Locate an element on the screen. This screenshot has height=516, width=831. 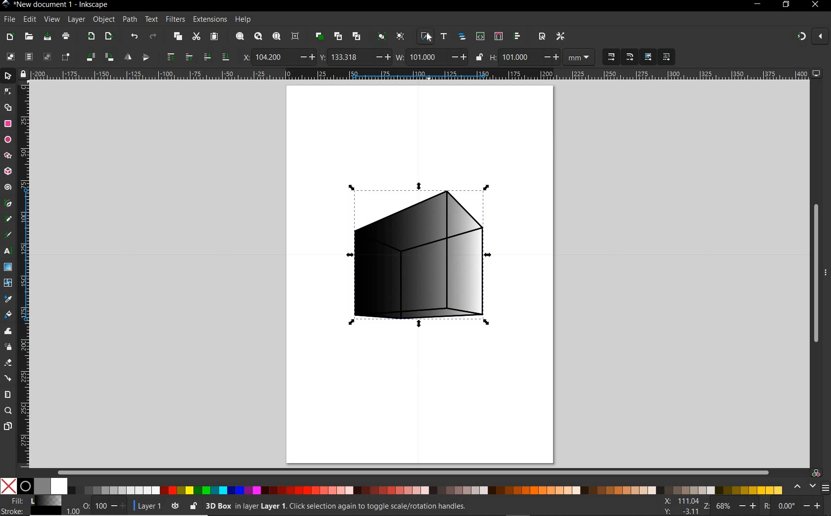
SCROLLBAR is located at coordinates (414, 473).